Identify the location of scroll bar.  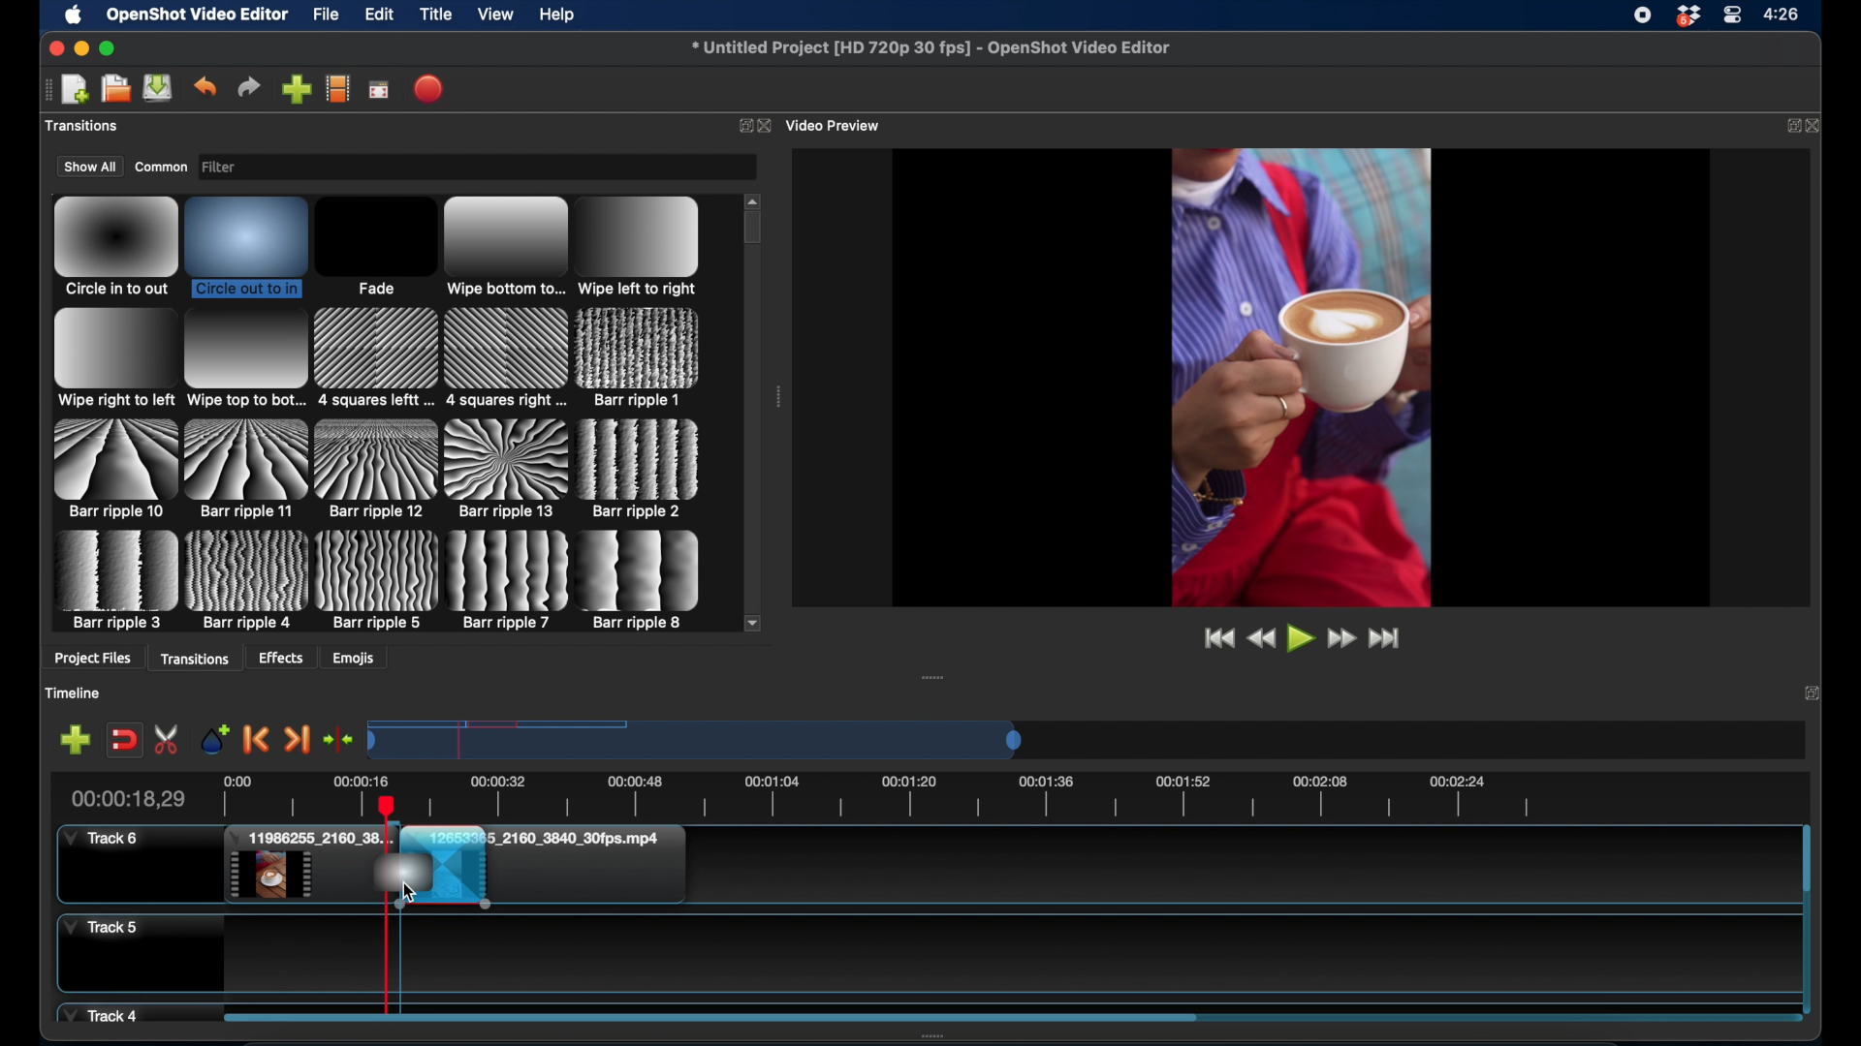
(1806, 860).